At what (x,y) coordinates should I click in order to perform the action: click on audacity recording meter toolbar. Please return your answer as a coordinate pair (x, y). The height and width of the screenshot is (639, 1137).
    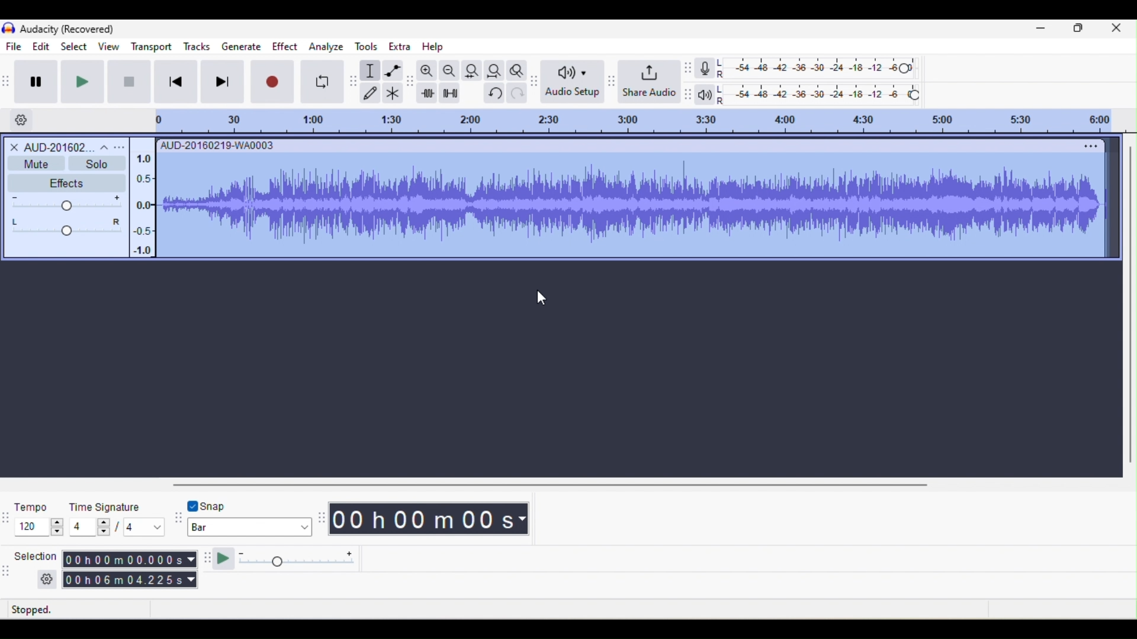
    Looking at the image, I should click on (689, 69).